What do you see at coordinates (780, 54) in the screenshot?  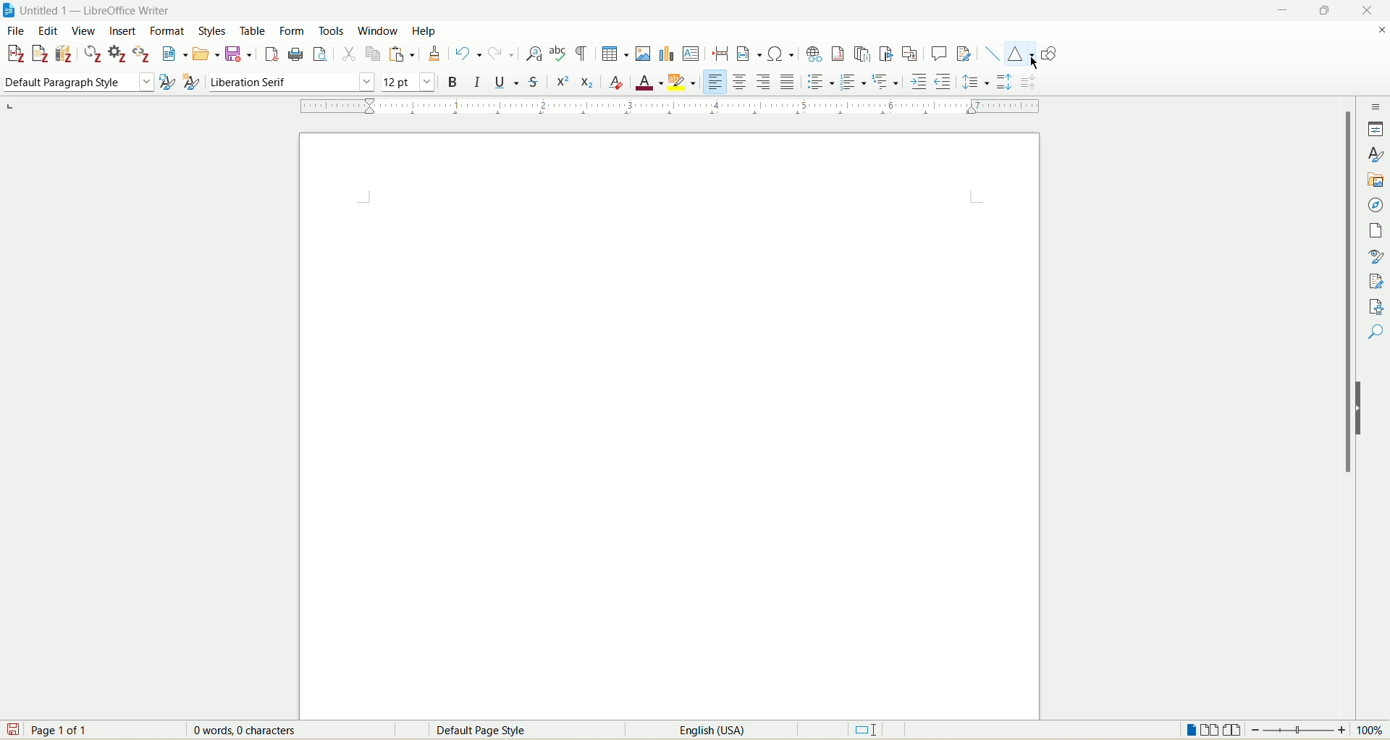 I see `insert symbol` at bounding box center [780, 54].